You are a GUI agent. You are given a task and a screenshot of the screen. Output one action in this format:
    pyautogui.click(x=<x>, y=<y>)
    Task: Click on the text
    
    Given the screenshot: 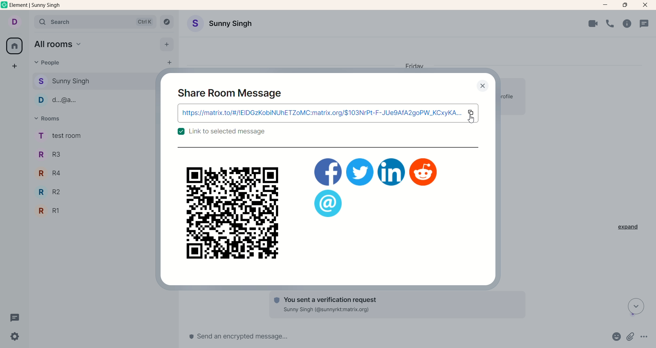 What is the action you would take?
    pyautogui.click(x=229, y=133)
    